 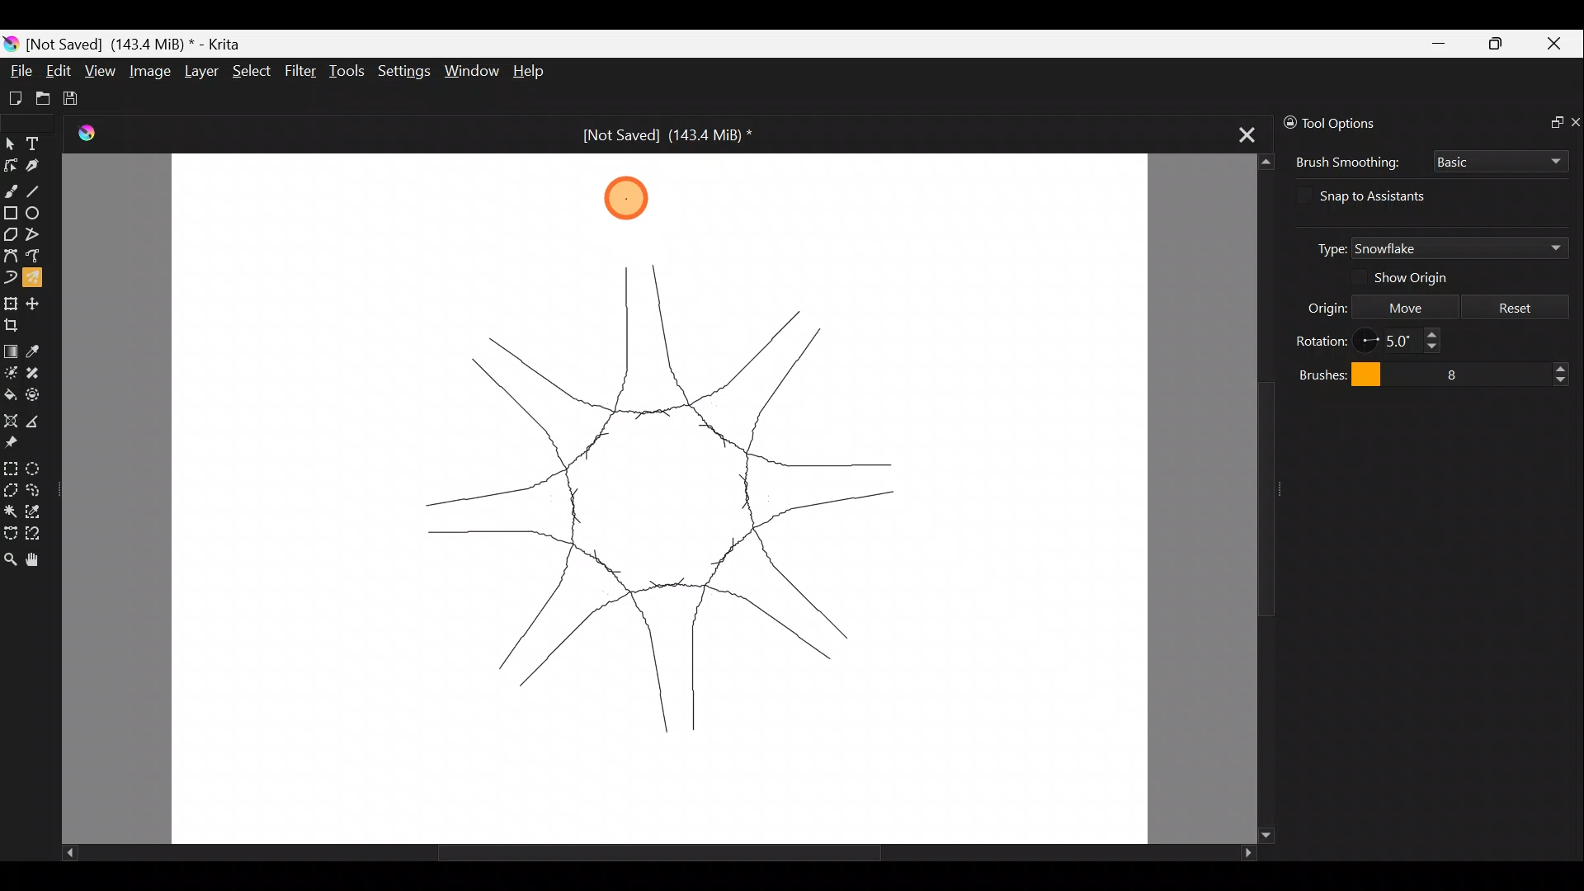 What do you see at coordinates (1459, 248) in the screenshot?
I see `Snowflake` at bounding box center [1459, 248].